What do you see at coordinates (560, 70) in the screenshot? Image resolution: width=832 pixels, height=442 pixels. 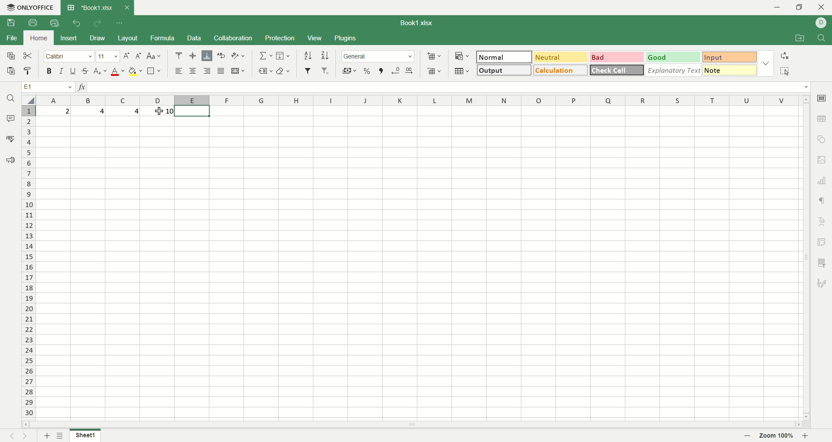 I see `calculation` at bounding box center [560, 70].